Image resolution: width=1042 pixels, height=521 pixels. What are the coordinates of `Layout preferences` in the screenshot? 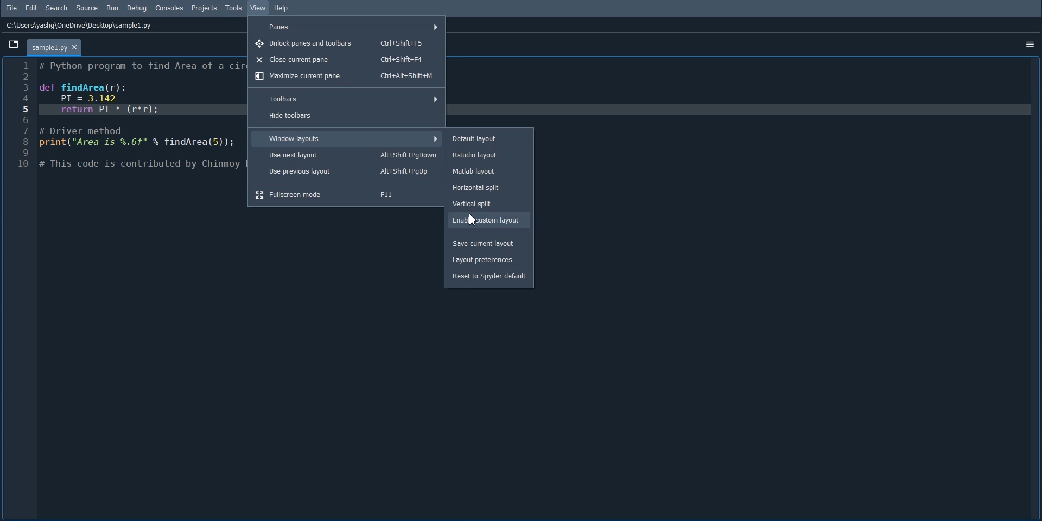 It's located at (490, 260).